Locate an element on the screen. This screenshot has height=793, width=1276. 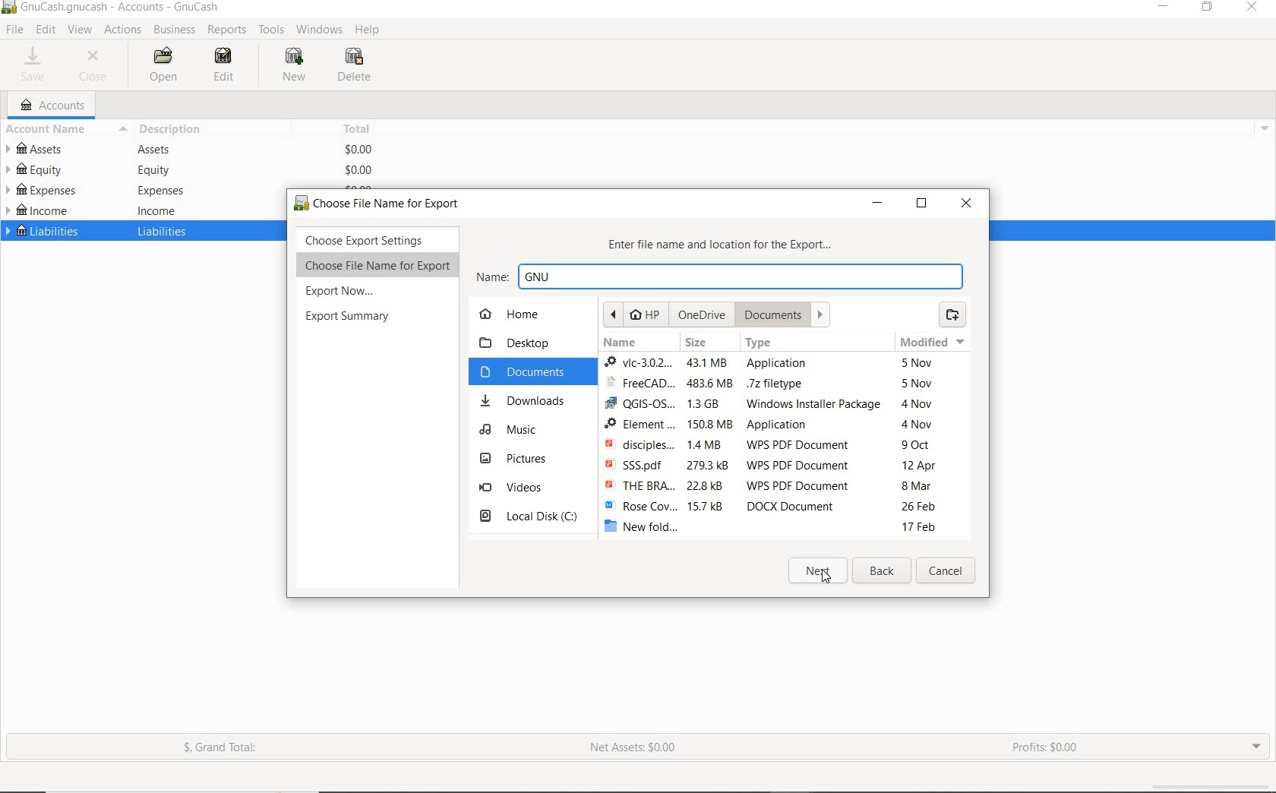
GRAND TOTAL is located at coordinates (220, 748).